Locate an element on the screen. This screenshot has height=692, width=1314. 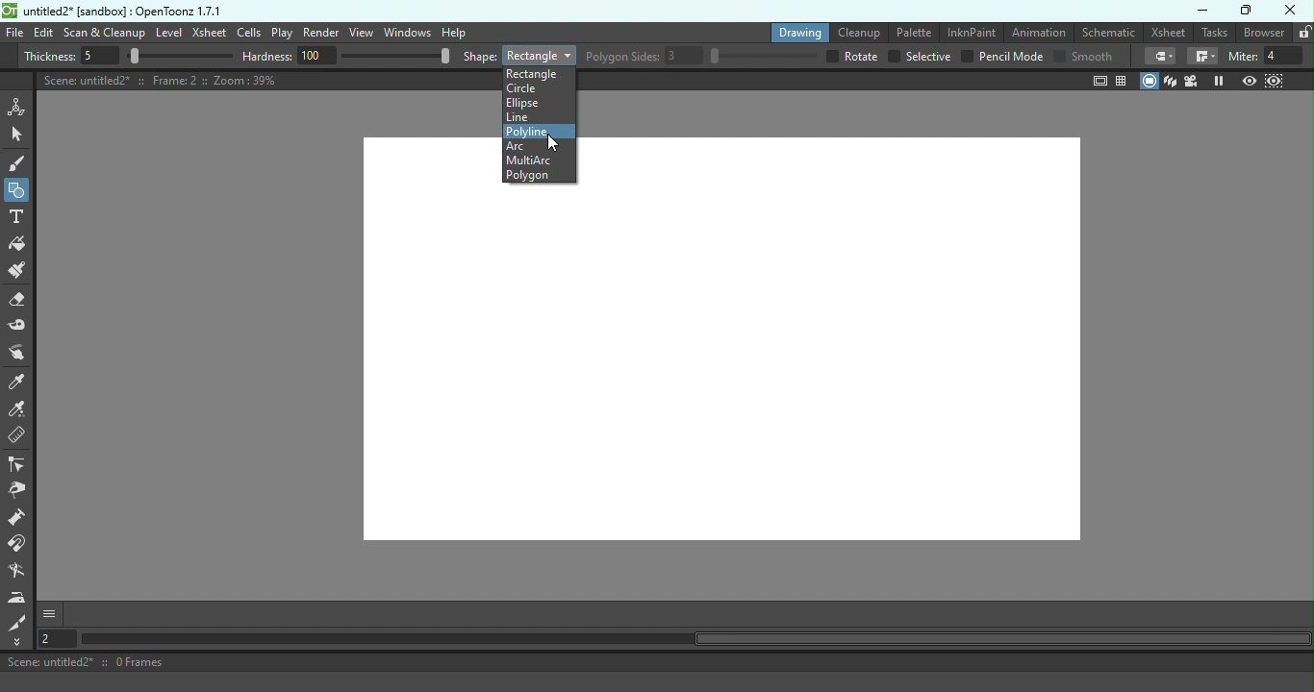
Xsheet is located at coordinates (1168, 32).